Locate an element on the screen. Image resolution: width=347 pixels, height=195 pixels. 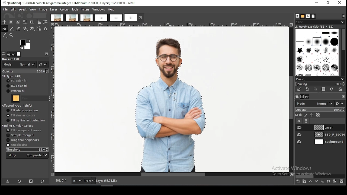
pattern fill is located at coordinates (16, 91).